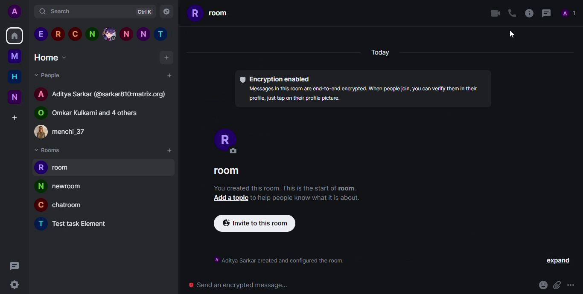 The image size is (583, 294). What do you see at coordinates (226, 172) in the screenshot?
I see `room` at bounding box center [226, 172].